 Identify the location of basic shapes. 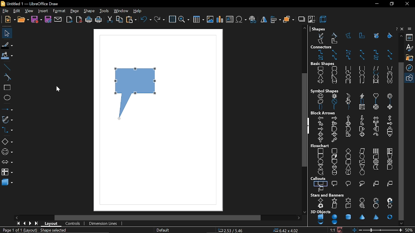
(323, 64).